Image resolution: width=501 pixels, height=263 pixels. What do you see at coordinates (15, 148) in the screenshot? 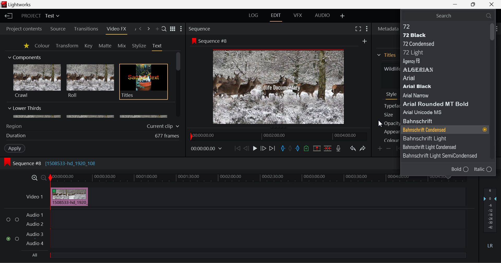
I see `Apply` at bounding box center [15, 148].